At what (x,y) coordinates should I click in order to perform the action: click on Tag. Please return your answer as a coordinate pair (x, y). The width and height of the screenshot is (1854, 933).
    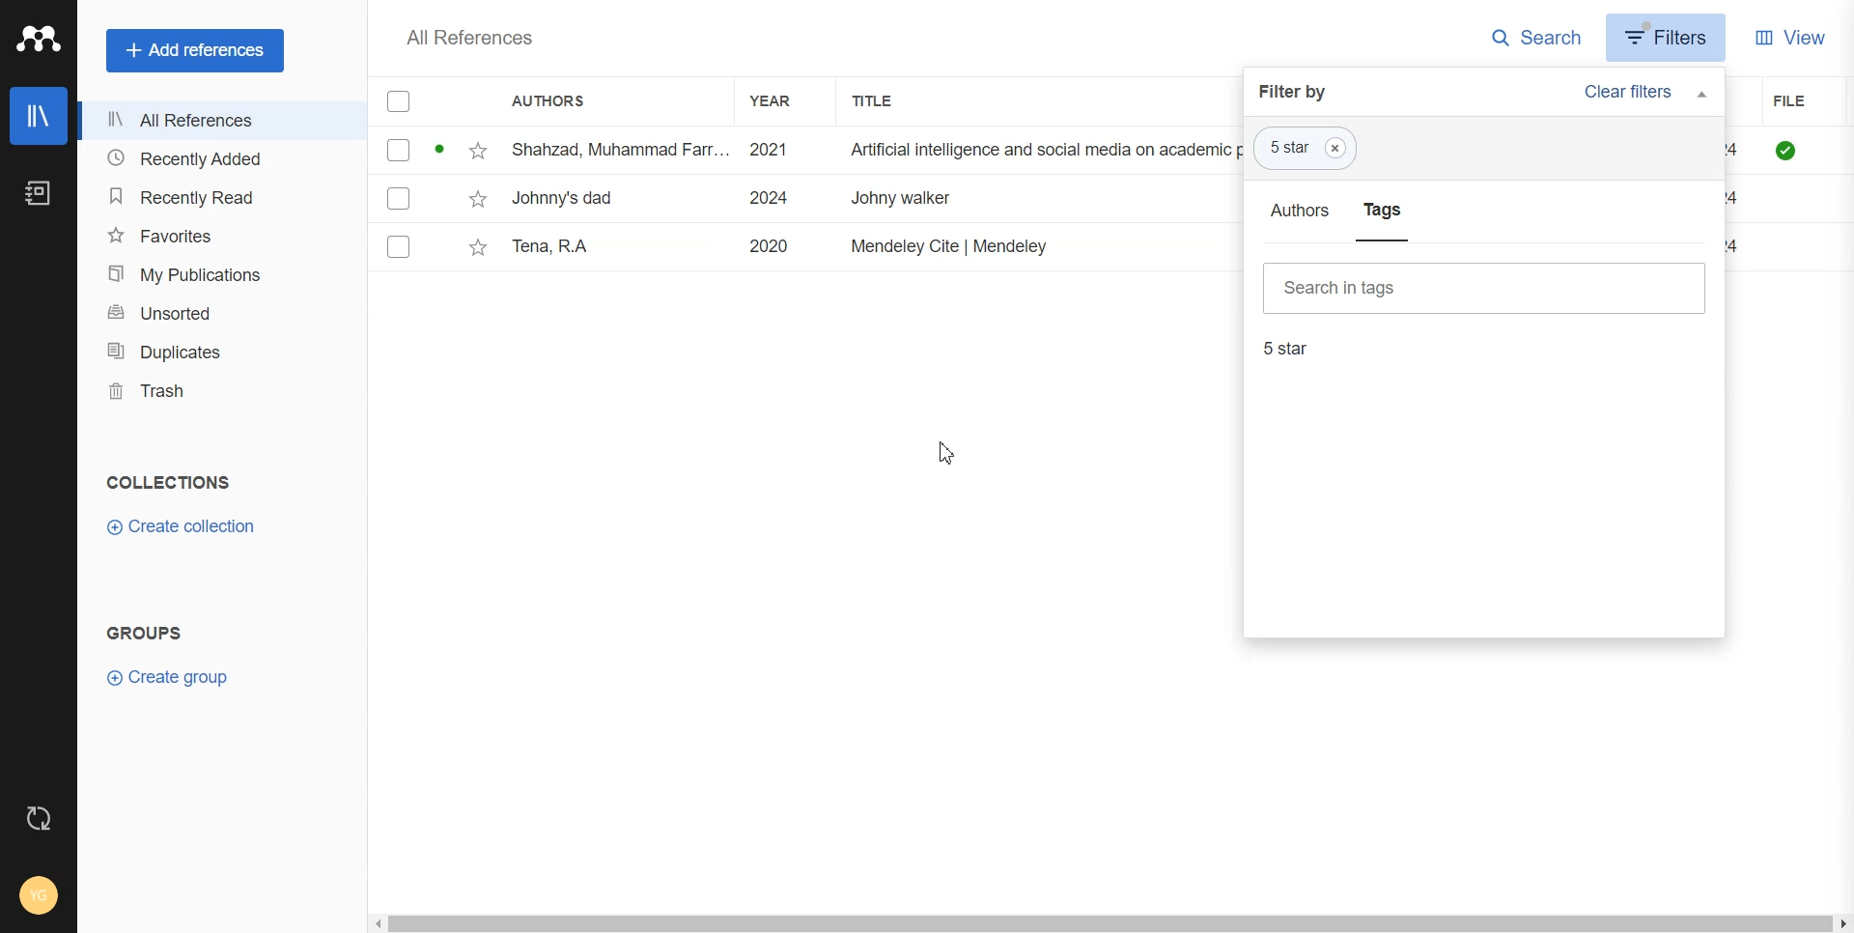
    Looking at the image, I should click on (1307, 146).